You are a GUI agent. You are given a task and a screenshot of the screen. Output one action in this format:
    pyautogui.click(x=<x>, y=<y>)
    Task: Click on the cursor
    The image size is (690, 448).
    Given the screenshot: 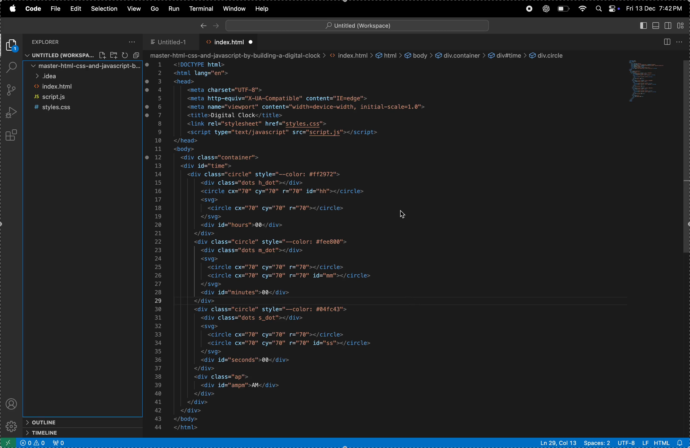 What is the action you would take?
    pyautogui.click(x=404, y=215)
    